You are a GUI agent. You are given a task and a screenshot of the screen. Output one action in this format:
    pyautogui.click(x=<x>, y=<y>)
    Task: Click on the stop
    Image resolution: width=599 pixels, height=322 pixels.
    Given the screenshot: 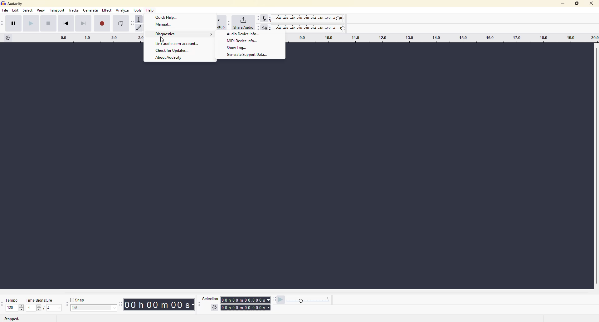 What is the action you would take?
    pyautogui.click(x=47, y=23)
    